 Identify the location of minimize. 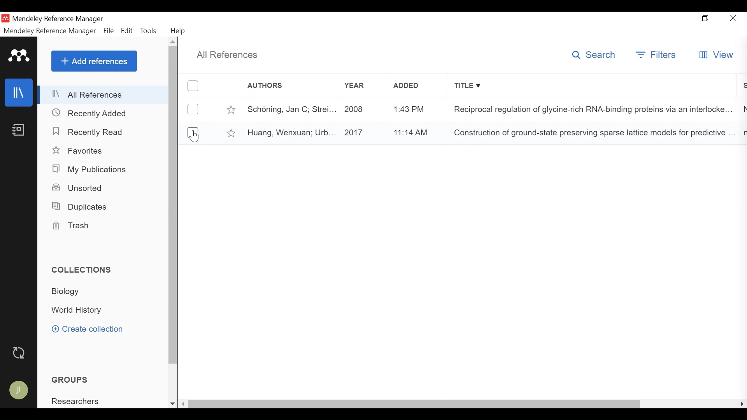
(680, 18).